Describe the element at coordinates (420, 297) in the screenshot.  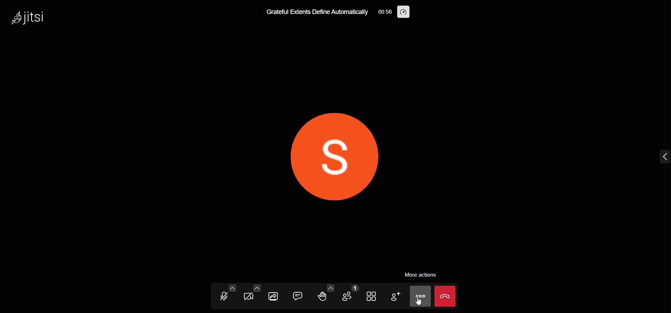
I see `more` at that location.